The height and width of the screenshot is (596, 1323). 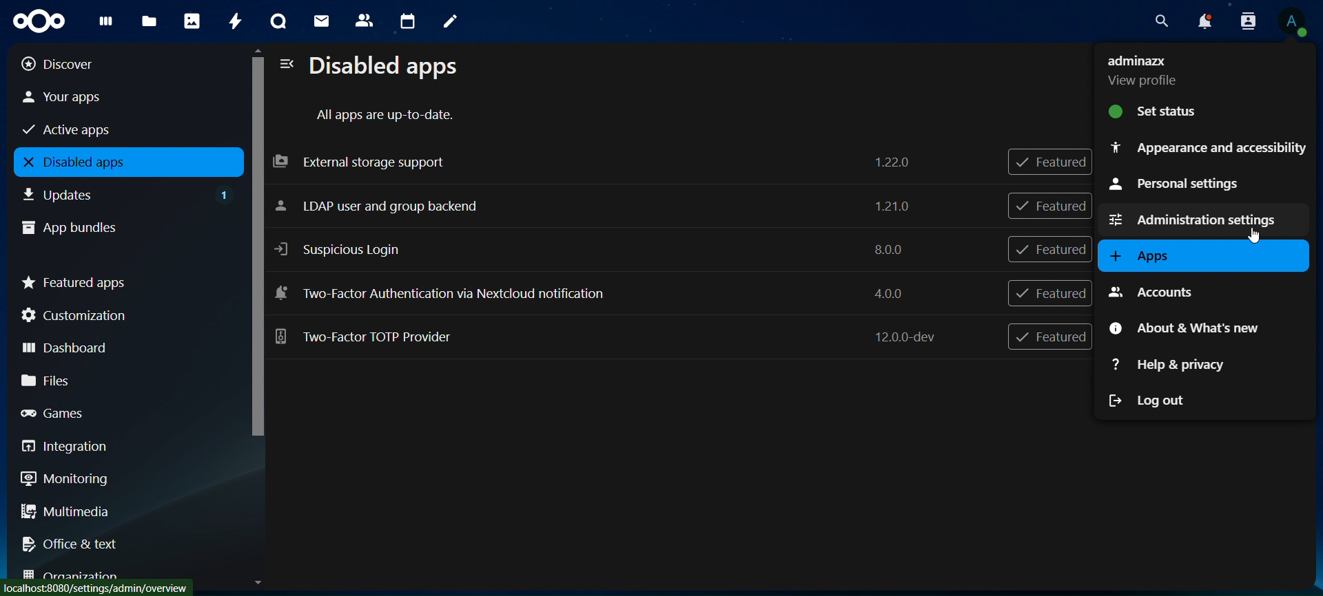 I want to click on contact, so click(x=365, y=19).